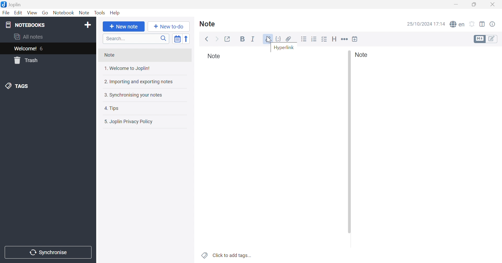  I want to click on Tags, so click(47, 86).